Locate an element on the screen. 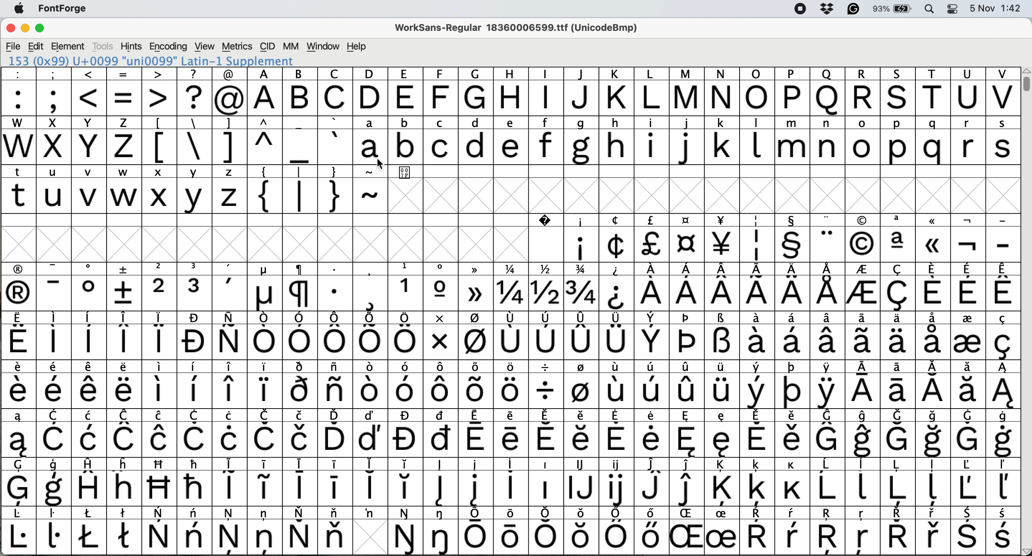  symbol is located at coordinates (1002, 336).